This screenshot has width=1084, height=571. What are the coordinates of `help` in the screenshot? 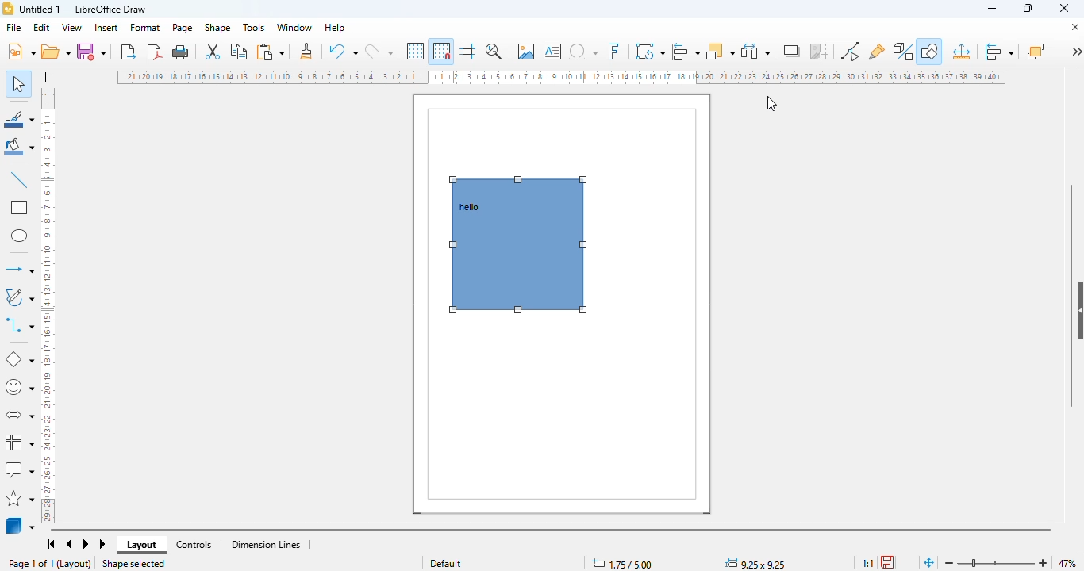 It's located at (336, 28).